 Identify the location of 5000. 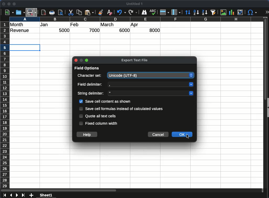
(65, 31).